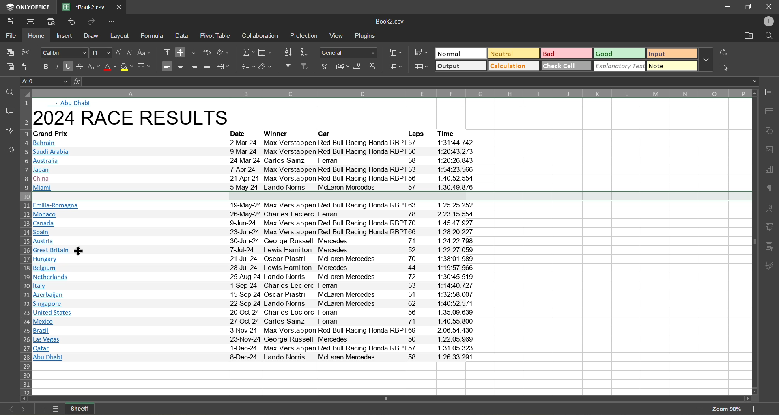  Describe the element at coordinates (207, 52) in the screenshot. I see `wrap text` at that location.